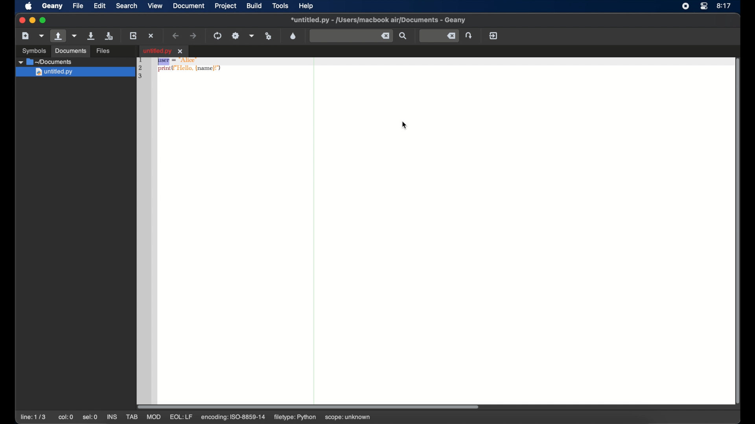 The width and height of the screenshot is (755, 424). I want to click on python syntax, so click(182, 69).